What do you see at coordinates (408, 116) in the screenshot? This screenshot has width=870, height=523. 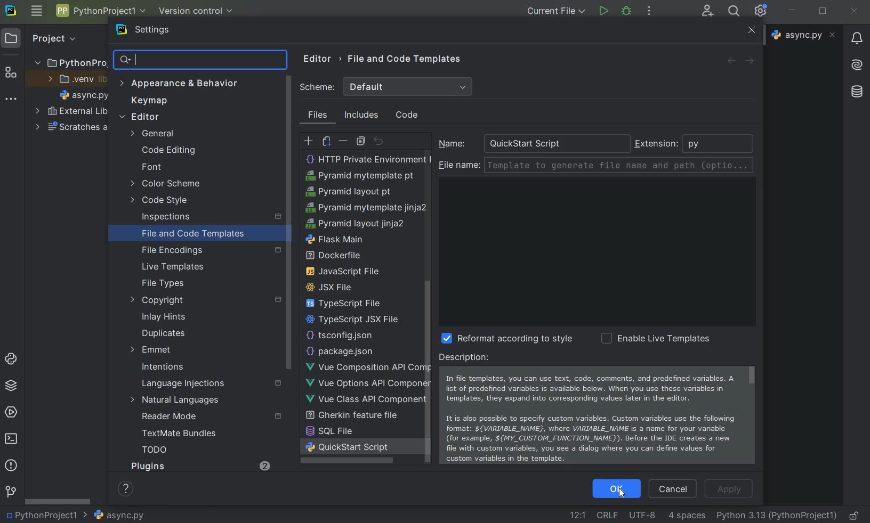 I see `code` at bounding box center [408, 116].